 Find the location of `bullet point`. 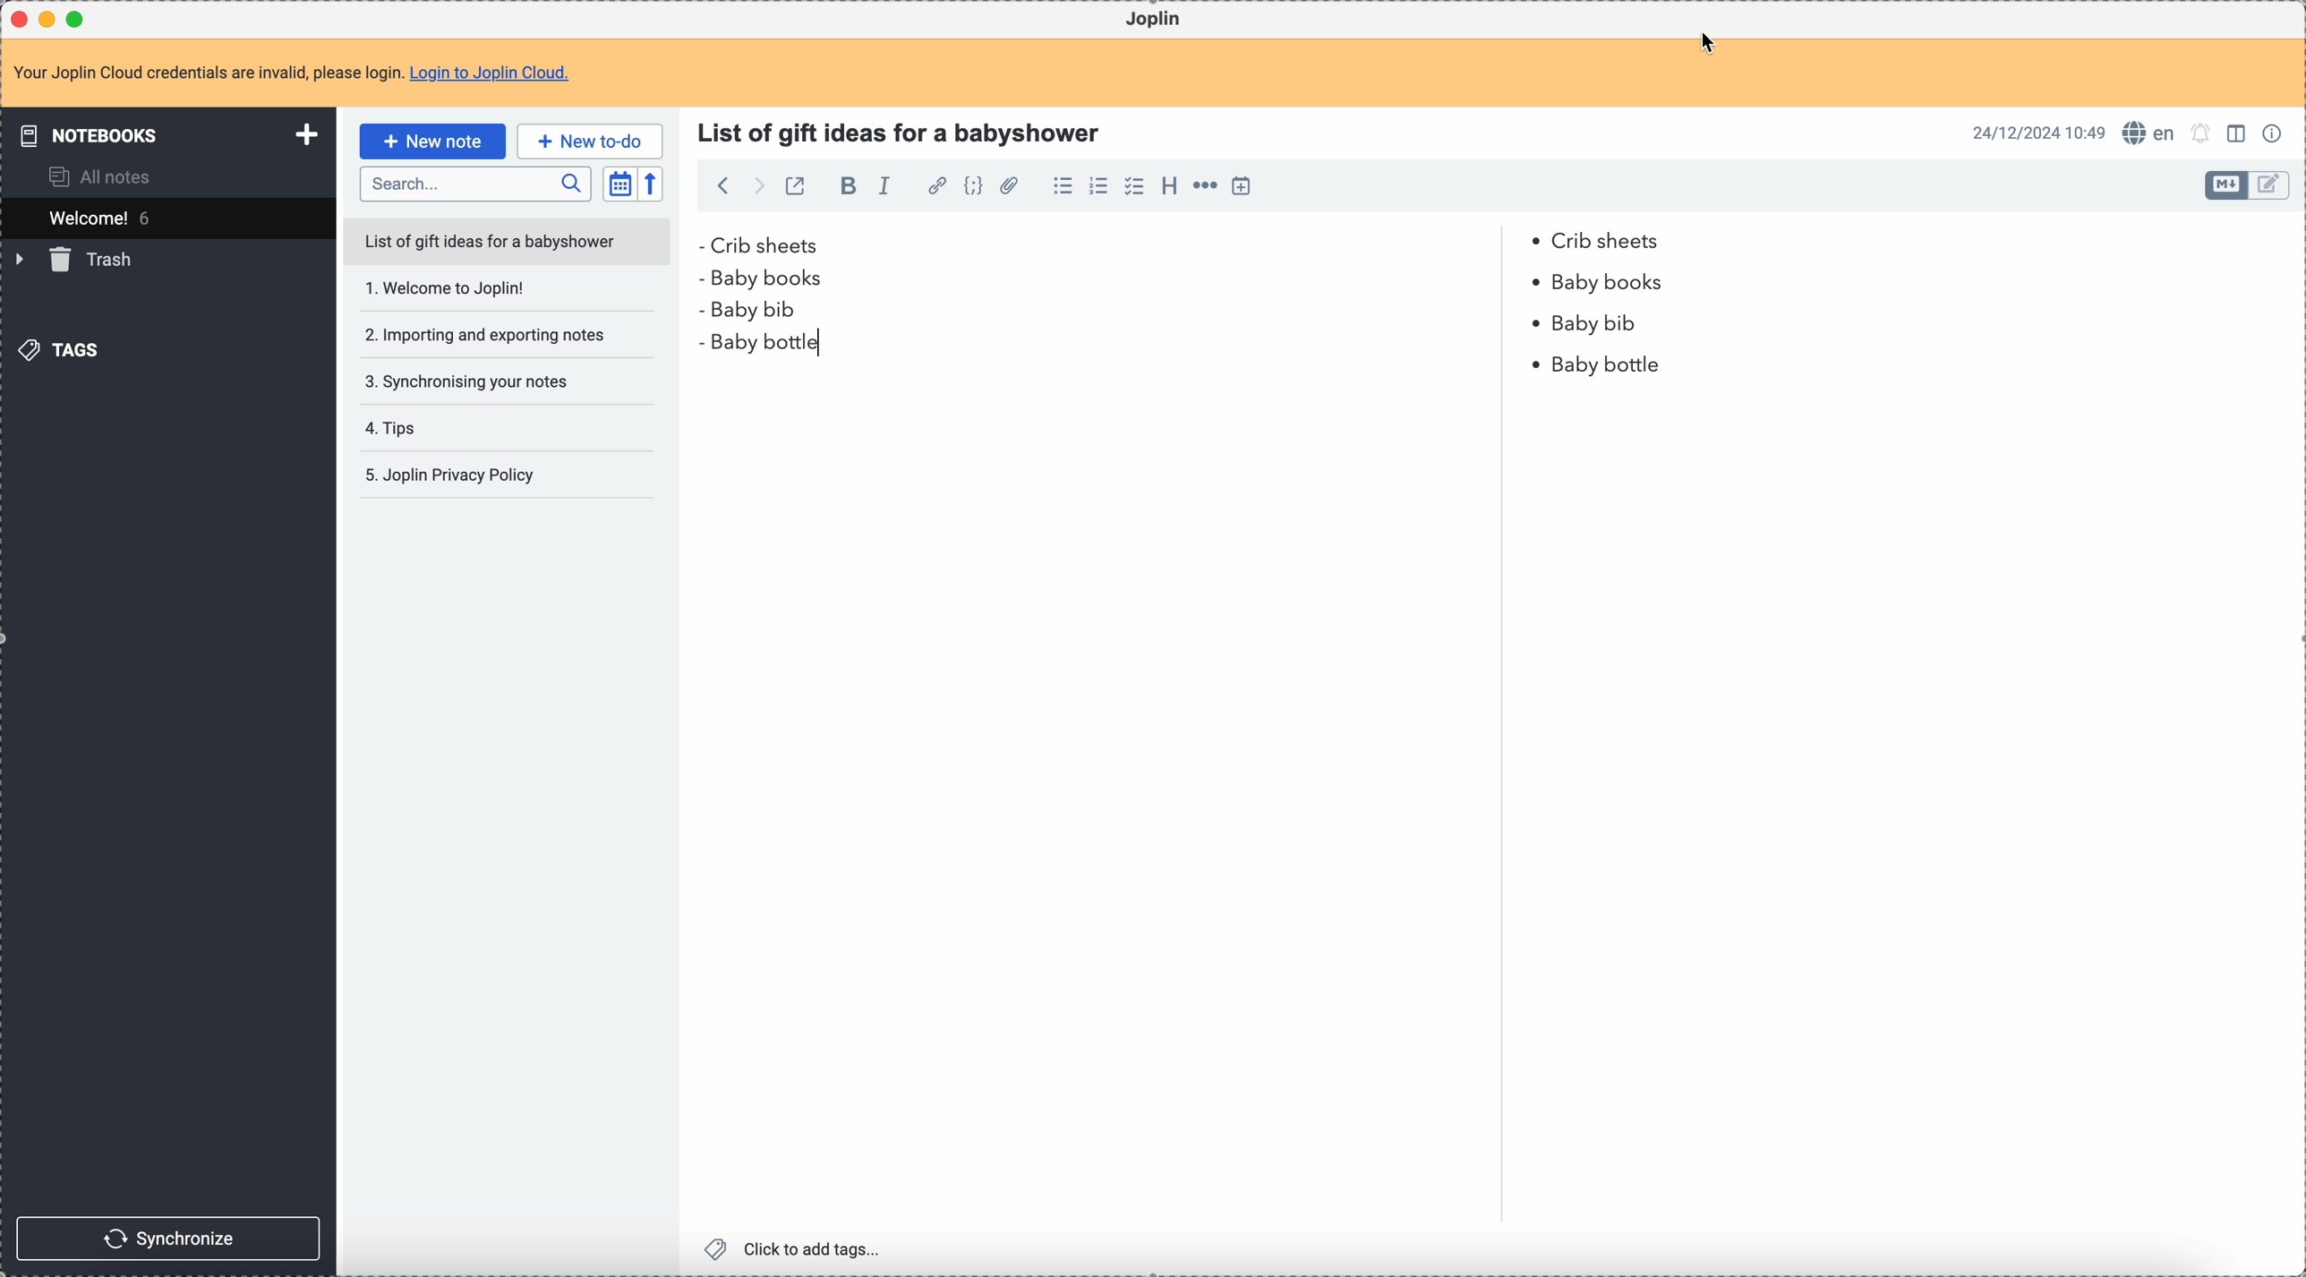

bullet point is located at coordinates (699, 245).